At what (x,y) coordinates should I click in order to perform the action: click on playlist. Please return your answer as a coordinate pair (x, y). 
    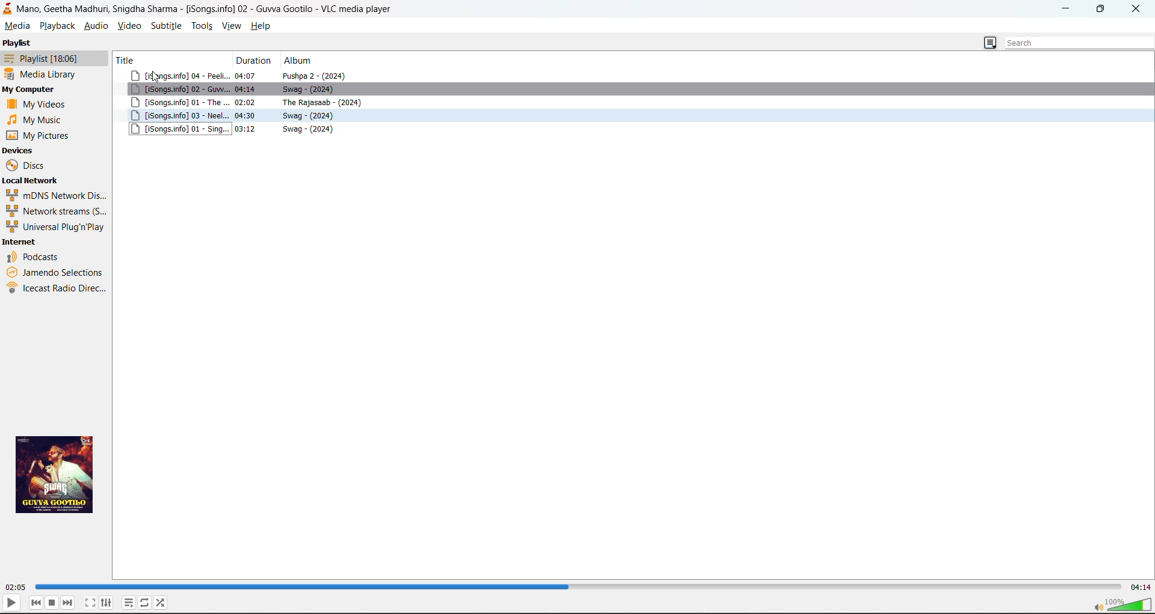
    Looking at the image, I should click on (17, 43).